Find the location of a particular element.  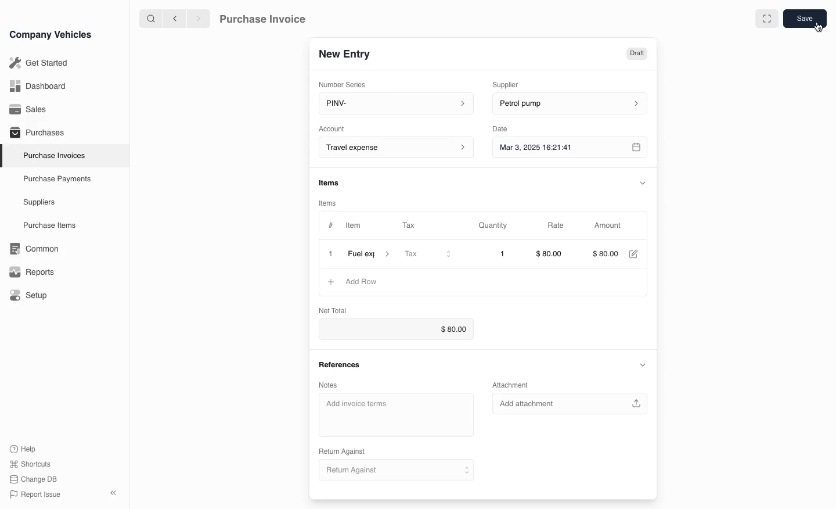

calender is located at coordinates (637, 148).